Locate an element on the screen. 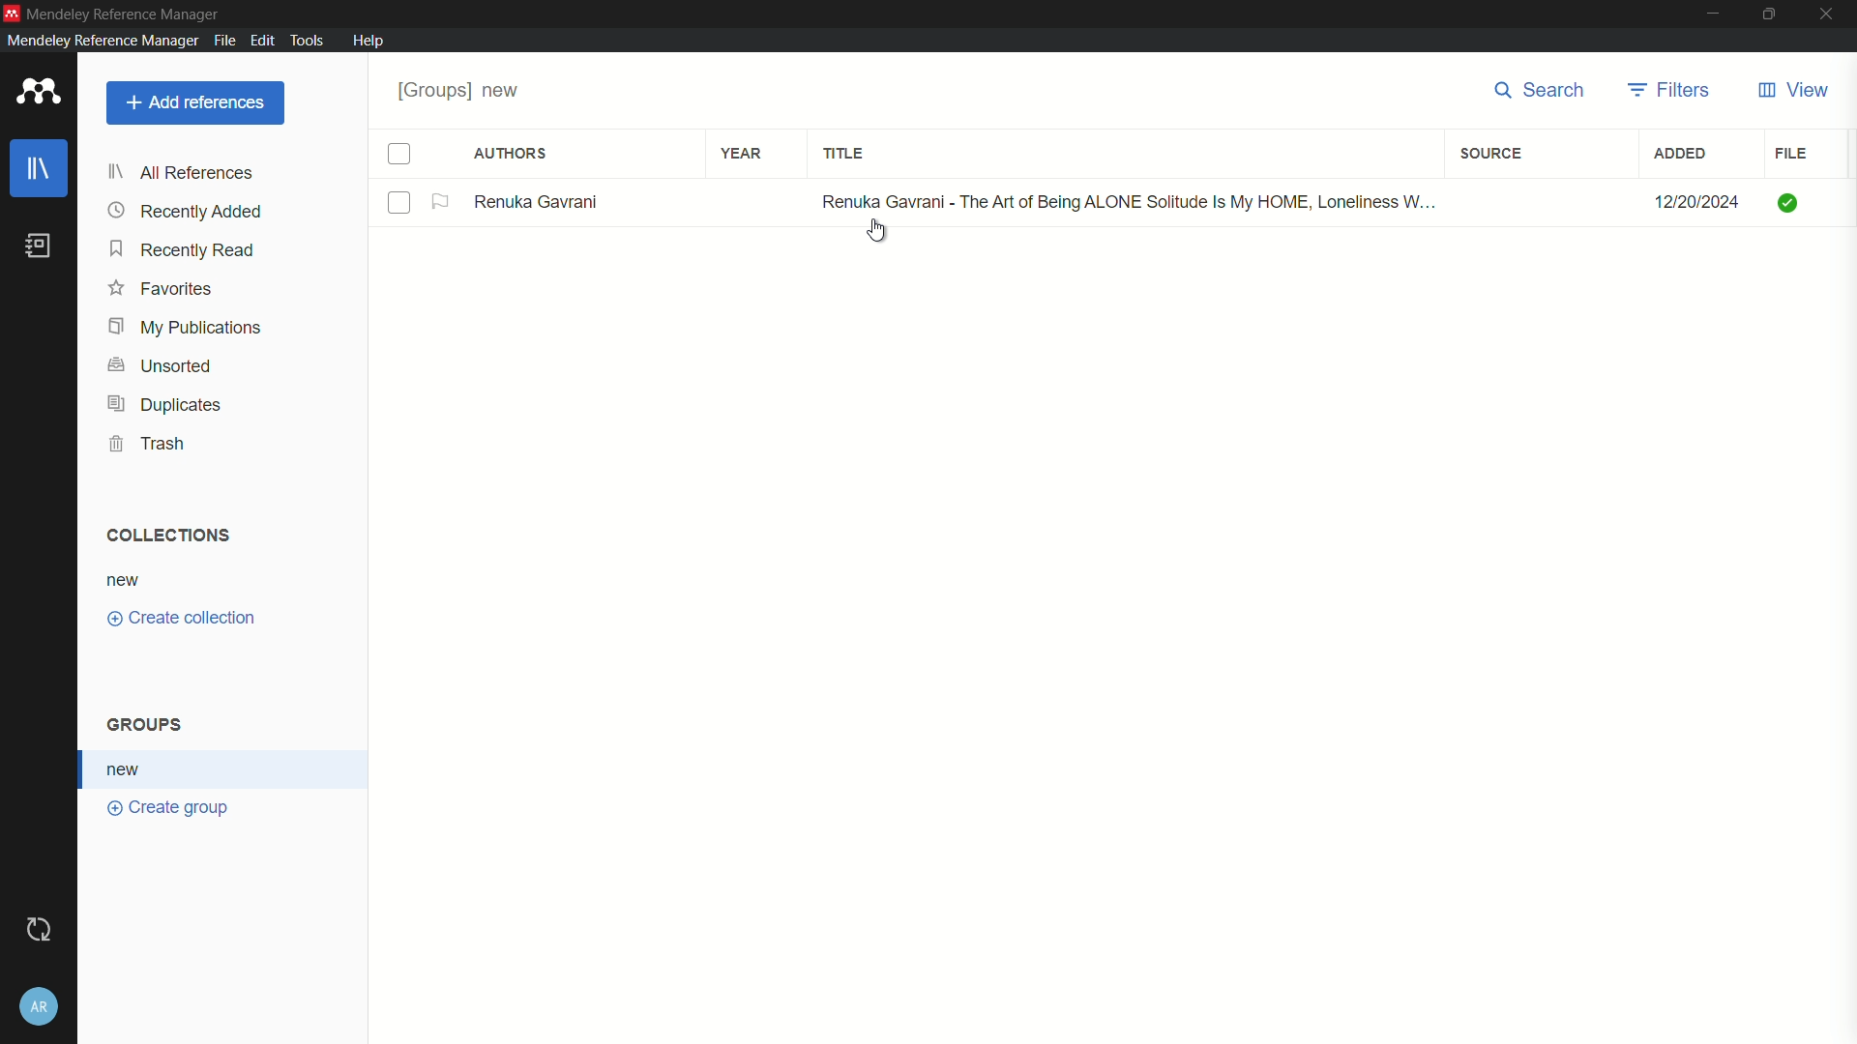 This screenshot has height=1044, width=1857. 12/20/2024 is located at coordinates (1695, 199).